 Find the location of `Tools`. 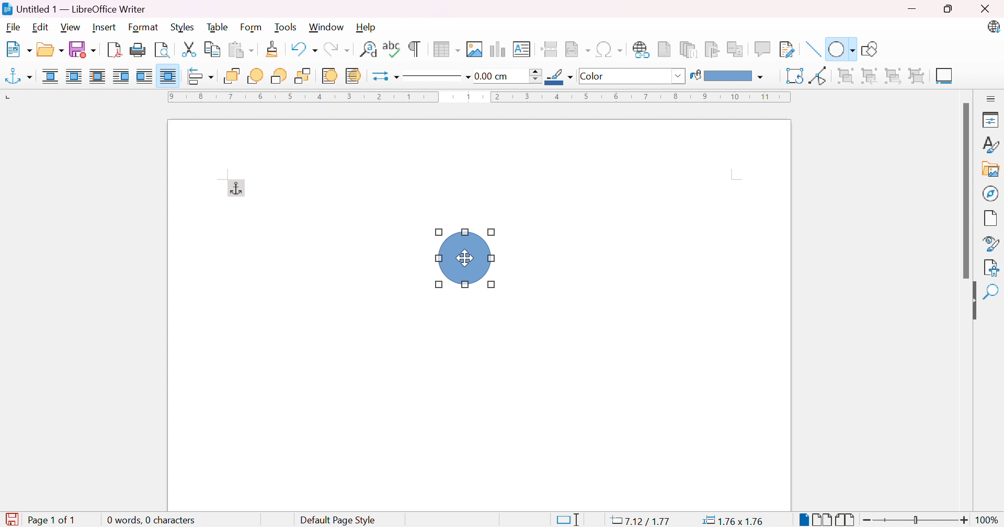

Tools is located at coordinates (287, 28).